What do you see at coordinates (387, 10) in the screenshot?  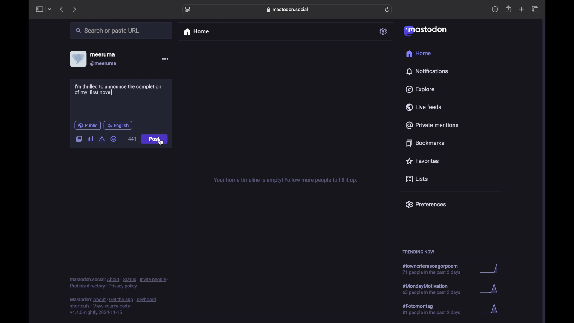 I see `refresh` at bounding box center [387, 10].